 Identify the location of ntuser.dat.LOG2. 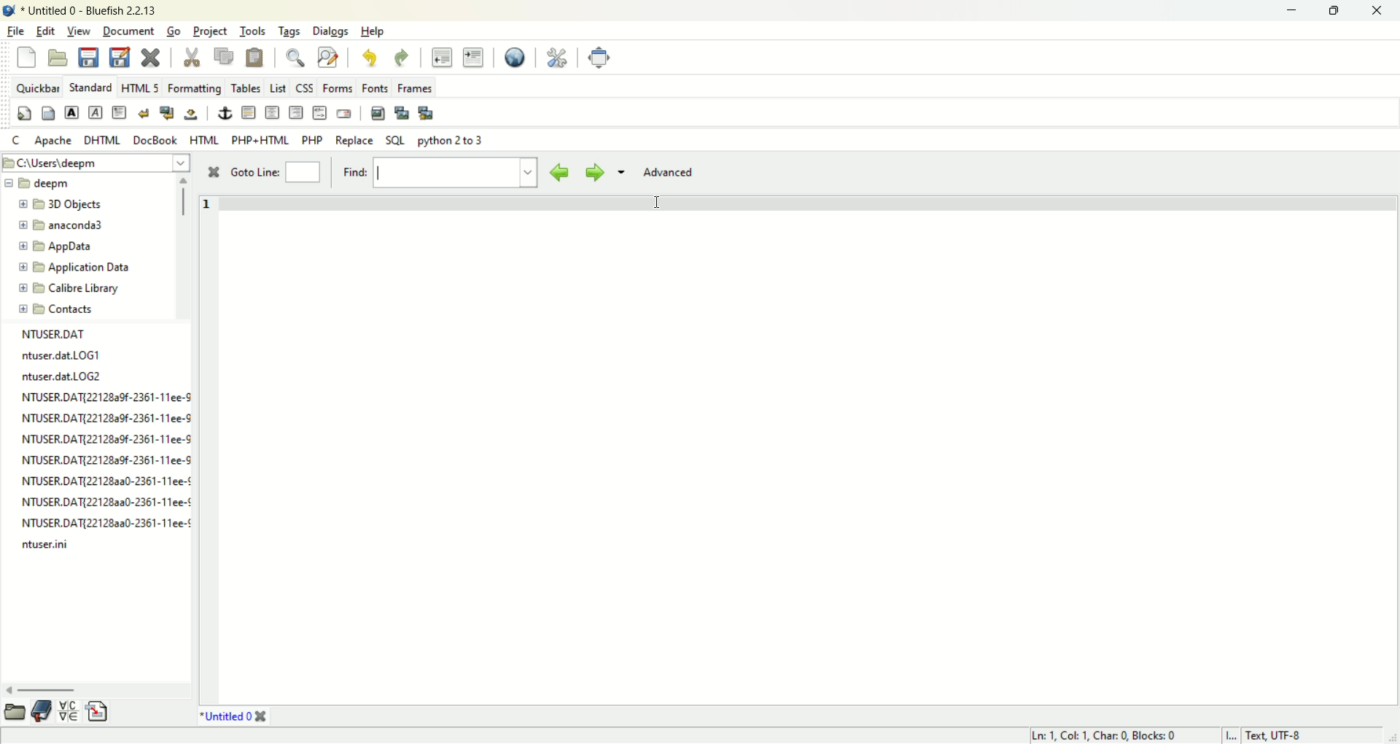
(62, 377).